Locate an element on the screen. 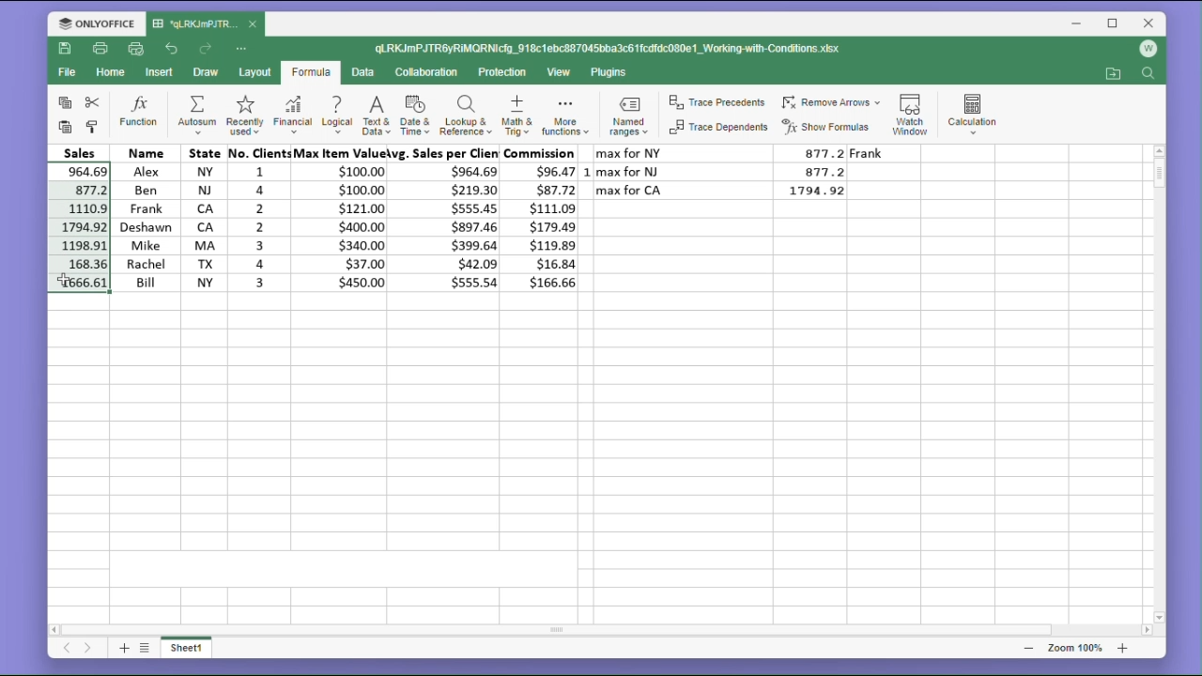 This screenshot has width=1202, height=676. plugins is located at coordinates (609, 72).